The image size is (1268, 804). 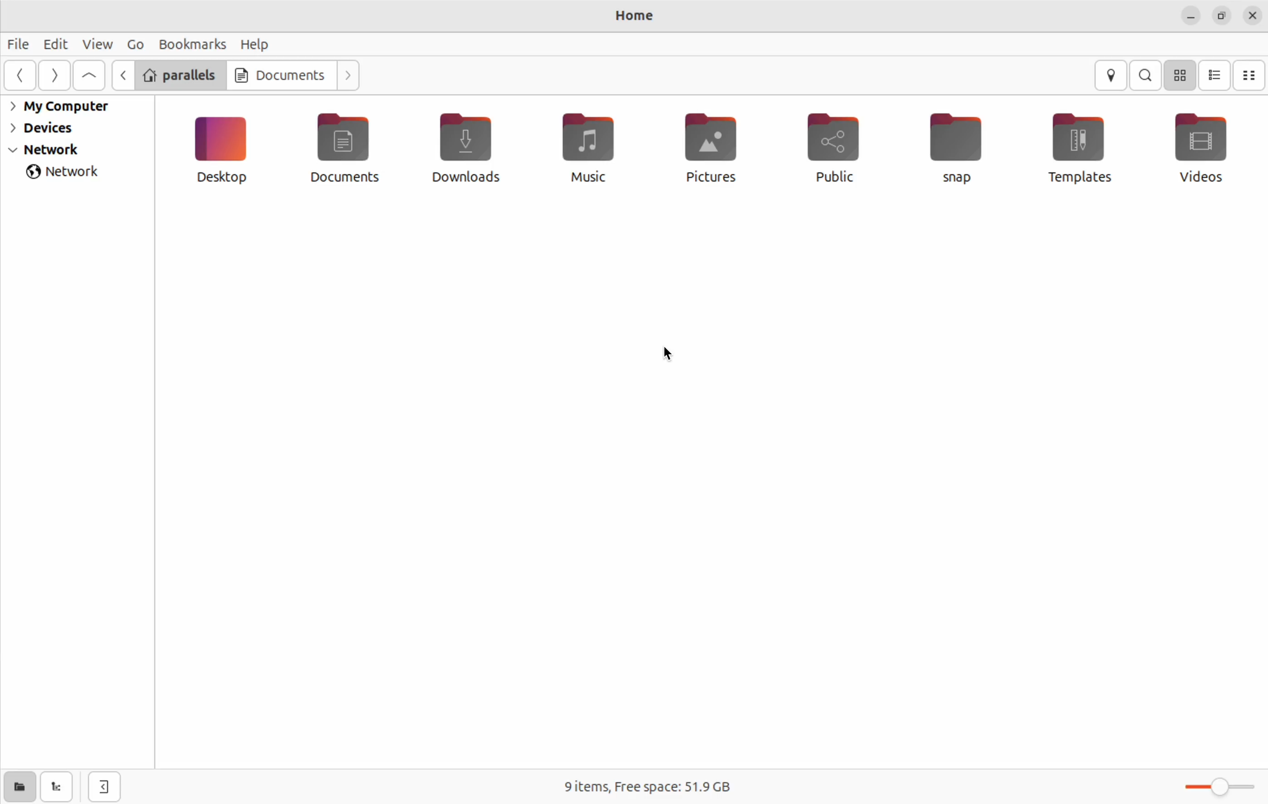 I want to click on network, so click(x=69, y=171).